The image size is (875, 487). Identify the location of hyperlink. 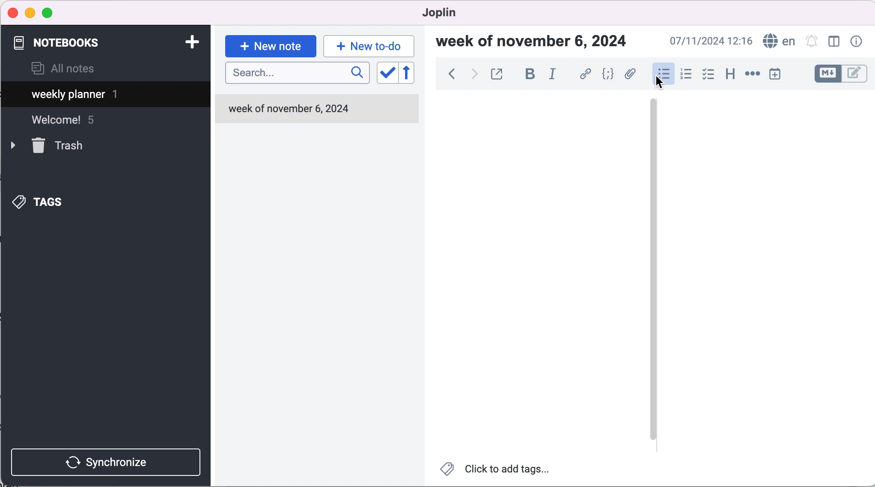
(586, 75).